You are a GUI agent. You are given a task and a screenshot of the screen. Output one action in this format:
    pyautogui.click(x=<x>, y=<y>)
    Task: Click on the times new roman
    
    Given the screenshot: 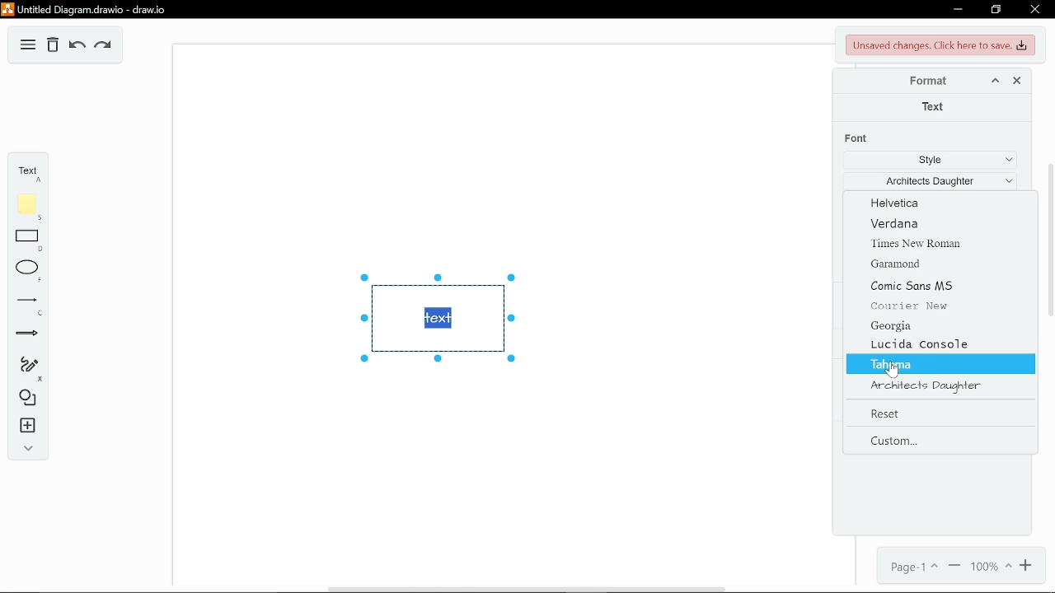 What is the action you would take?
    pyautogui.click(x=928, y=242)
    